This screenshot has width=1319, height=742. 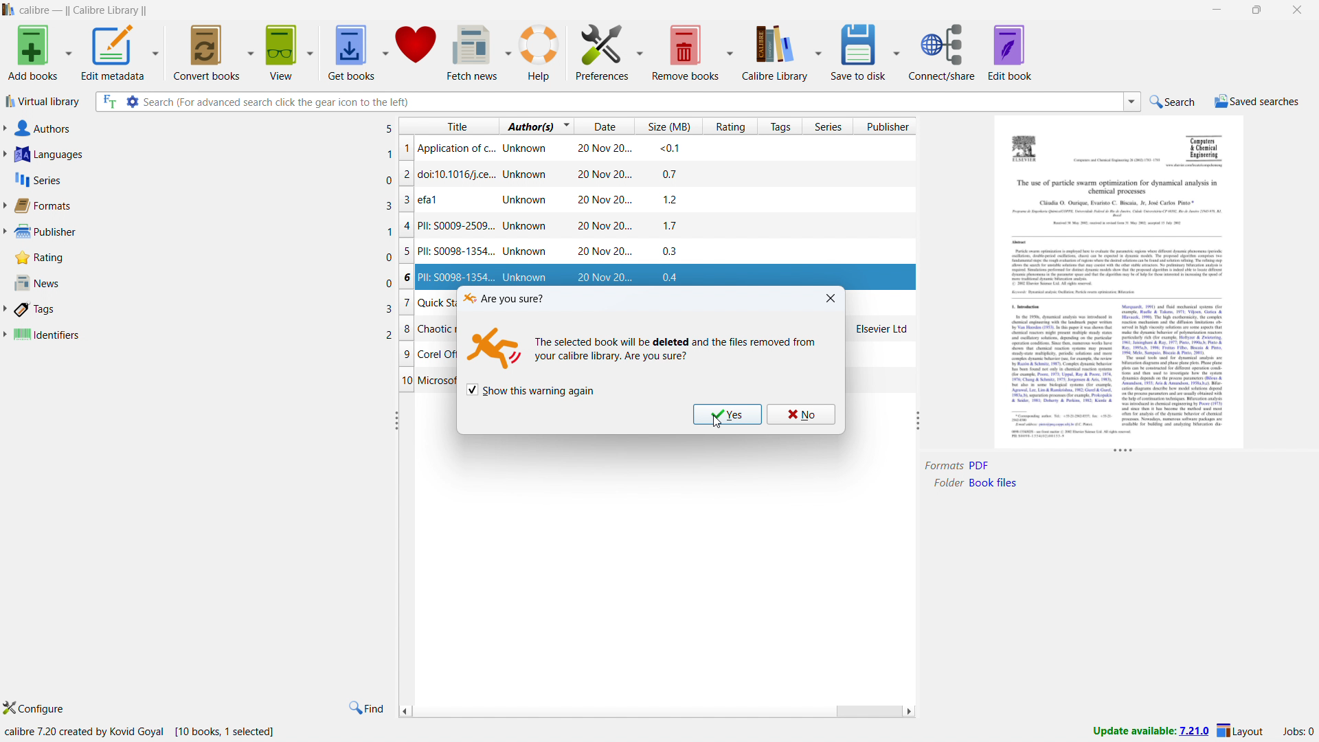 I want to click on scroll right, so click(x=910, y=712).